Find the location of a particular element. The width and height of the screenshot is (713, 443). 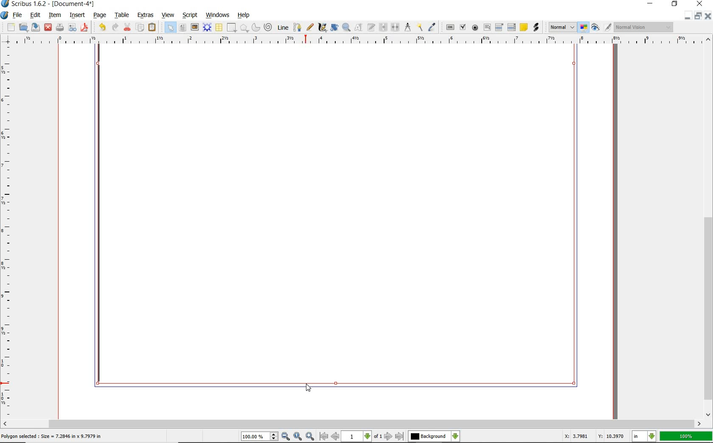

zoom to 100% is located at coordinates (298, 436).